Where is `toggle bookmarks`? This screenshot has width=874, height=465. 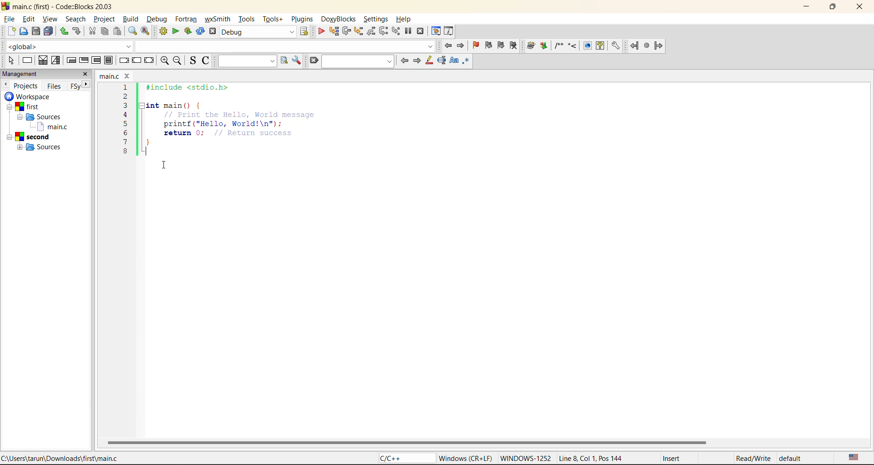
toggle bookmarks is located at coordinates (475, 45).